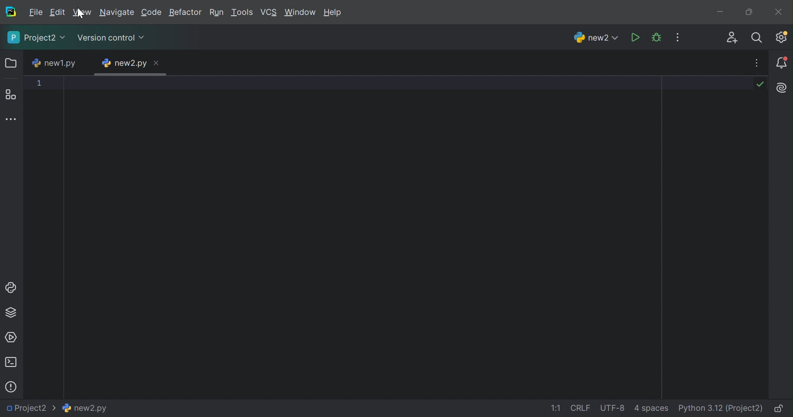 Image resolution: width=793 pixels, height=417 pixels. What do you see at coordinates (53, 63) in the screenshot?
I see `new1.py` at bounding box center [53, 63].